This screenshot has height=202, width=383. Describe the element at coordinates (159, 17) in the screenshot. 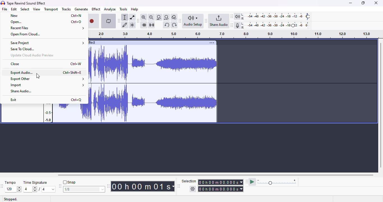

I see `fit selection to width` at that location.